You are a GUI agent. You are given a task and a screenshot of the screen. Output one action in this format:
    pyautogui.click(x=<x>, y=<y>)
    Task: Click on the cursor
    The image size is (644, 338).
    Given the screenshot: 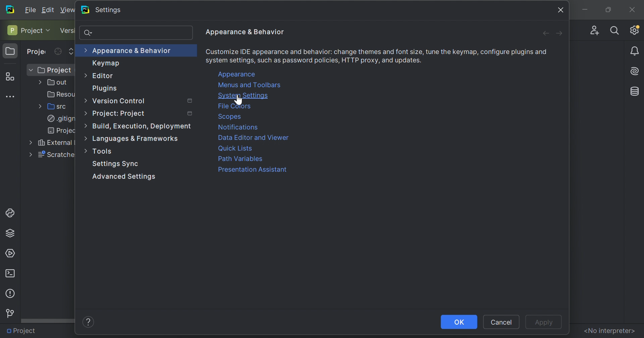 What is the action you would take?
    pyautogui.click(x=241, y=100)
    